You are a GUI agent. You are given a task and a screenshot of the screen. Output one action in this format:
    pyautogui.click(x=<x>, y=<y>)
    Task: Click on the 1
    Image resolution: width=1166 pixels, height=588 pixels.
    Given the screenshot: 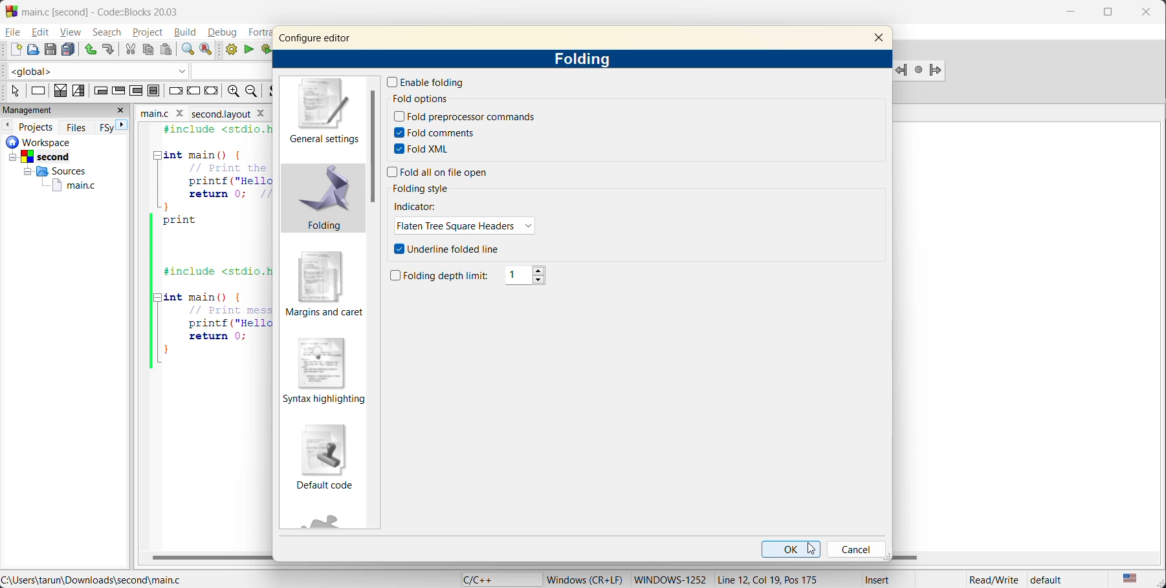 What is the action you would take?
    pyautogui.click(x=532, y=274)
    